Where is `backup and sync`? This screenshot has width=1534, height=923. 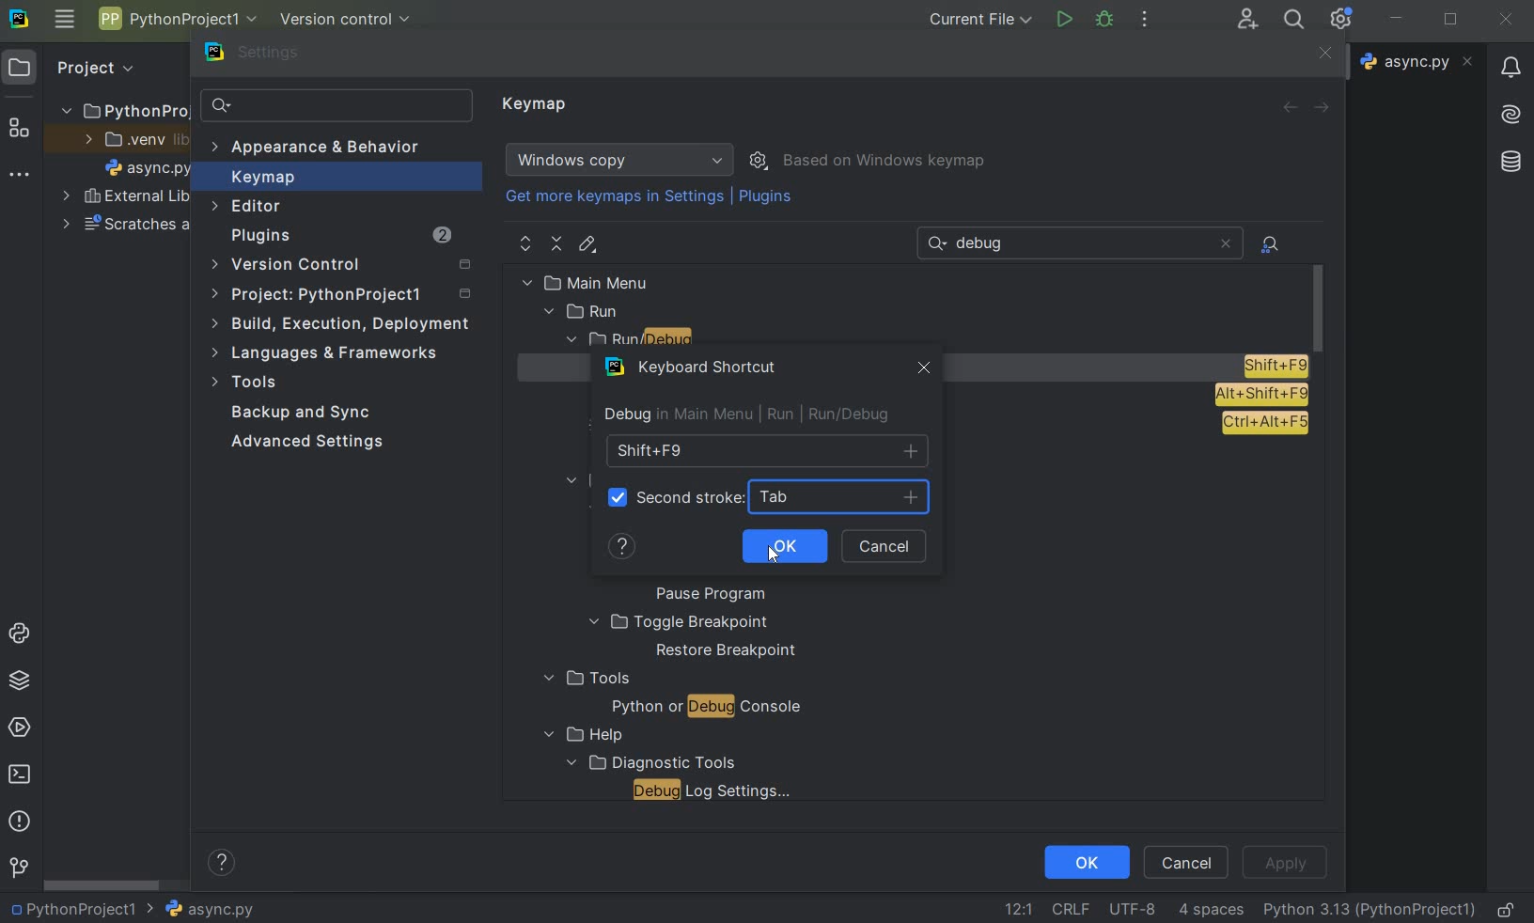
backup and sync is located at coordinates (302, 415).